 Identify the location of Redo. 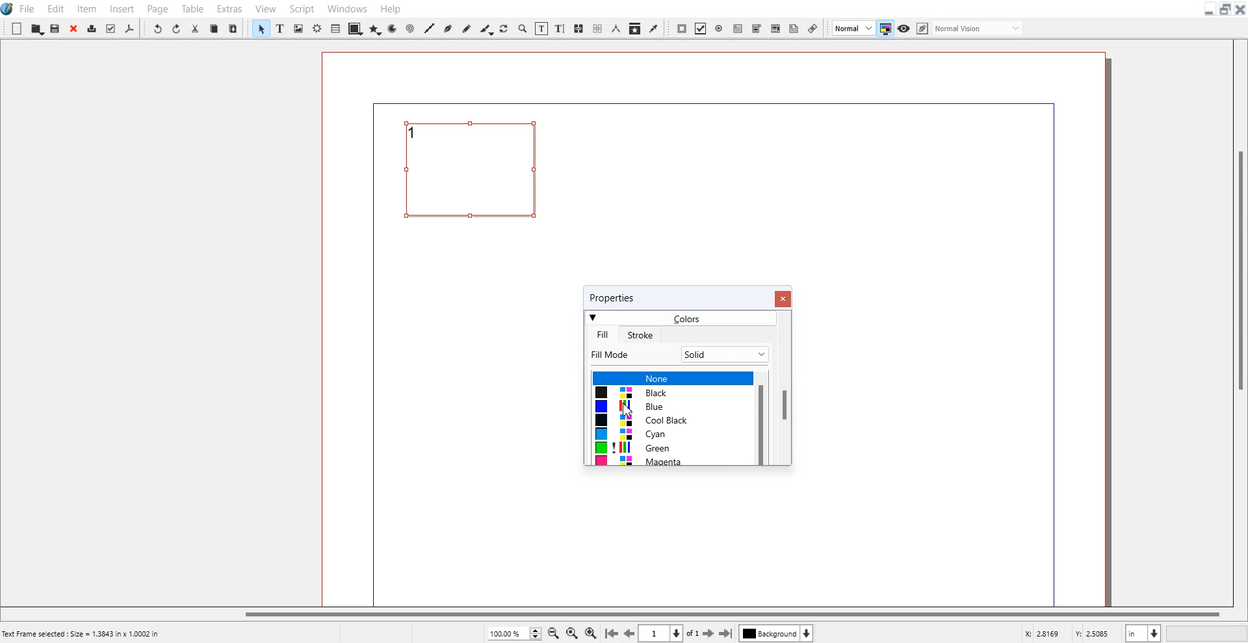
(177, 27).